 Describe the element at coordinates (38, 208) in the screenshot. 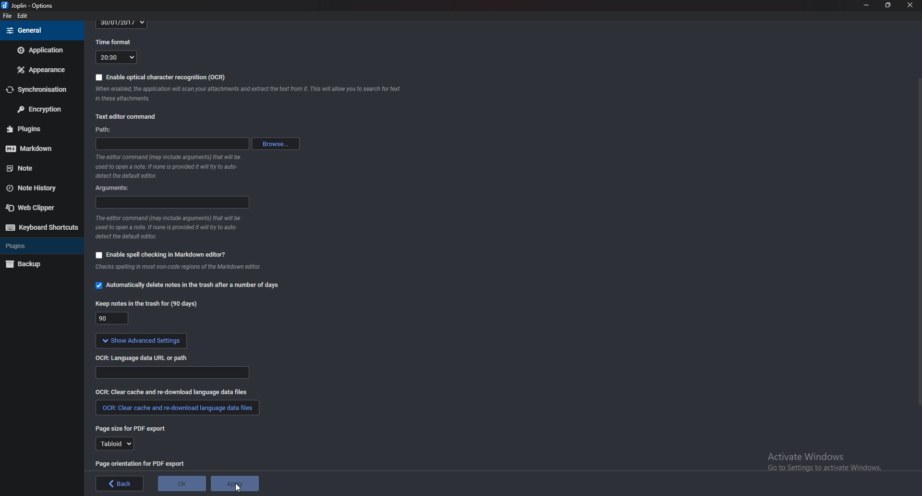

I see `Web clipper` at that location.